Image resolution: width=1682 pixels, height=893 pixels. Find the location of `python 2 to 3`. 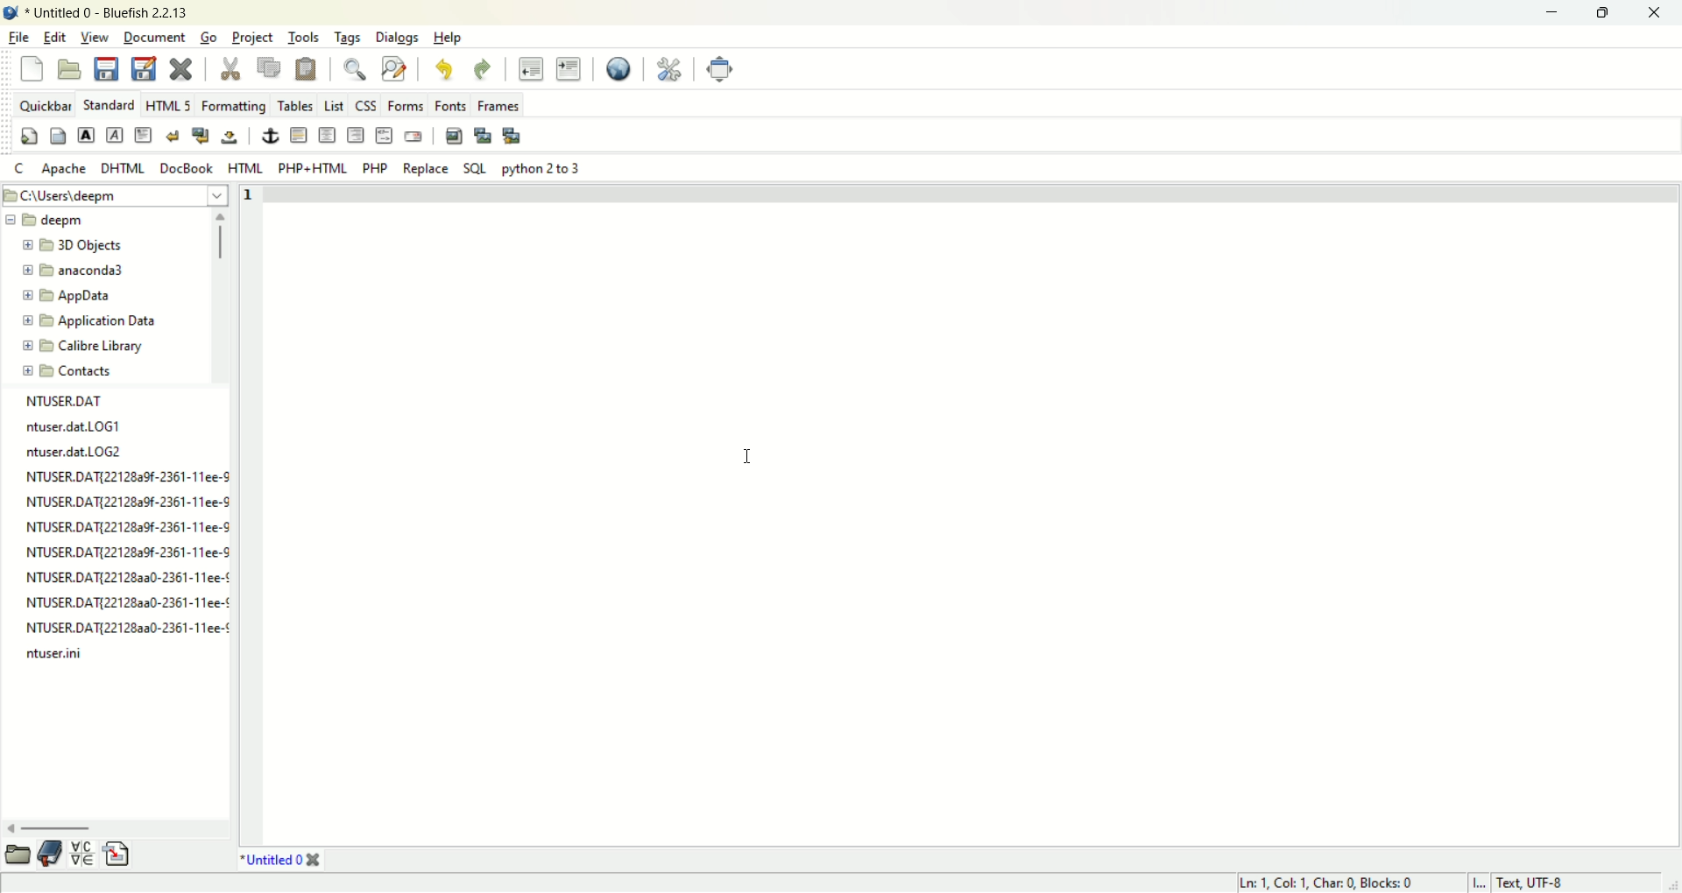

python 2 to 3 is located at coordinates (543, 169).